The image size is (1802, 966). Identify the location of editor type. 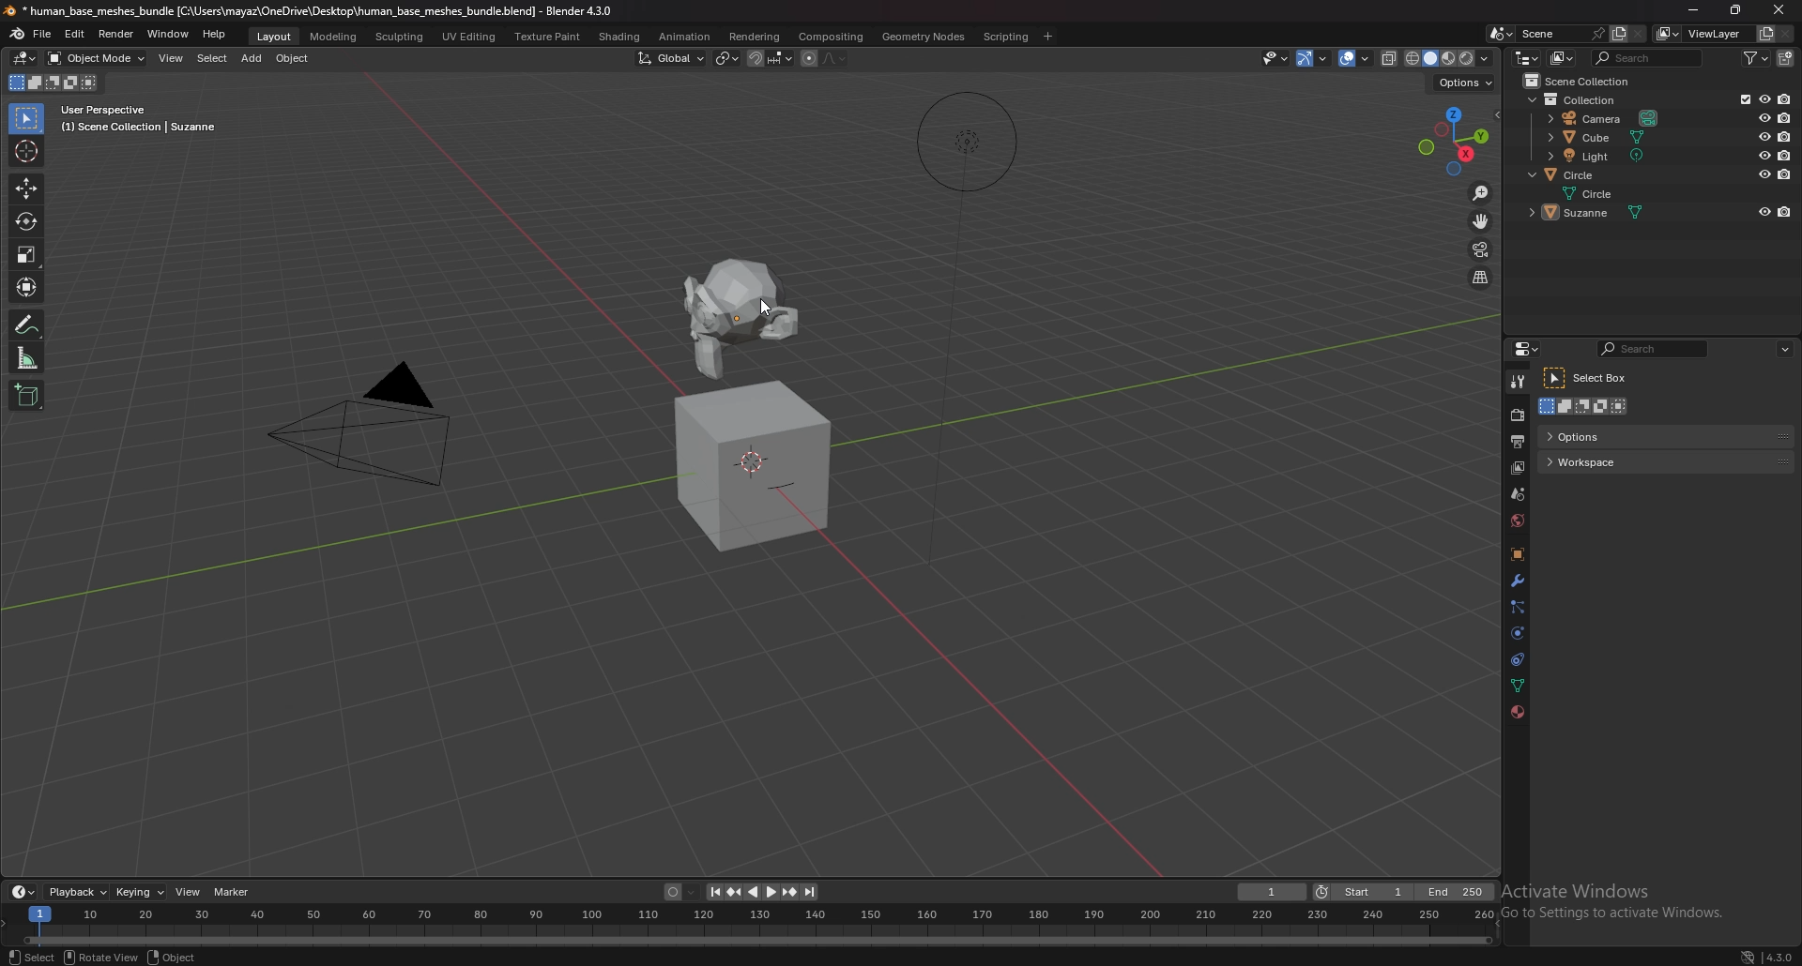
(1526, 56).